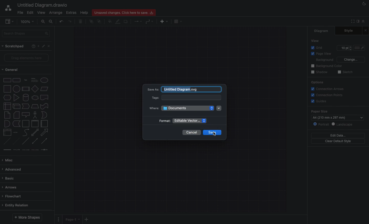  What do you see at coordinates (339, 141) in the screenshot?
I see `Clear default style` at bounding box center [339, 141].